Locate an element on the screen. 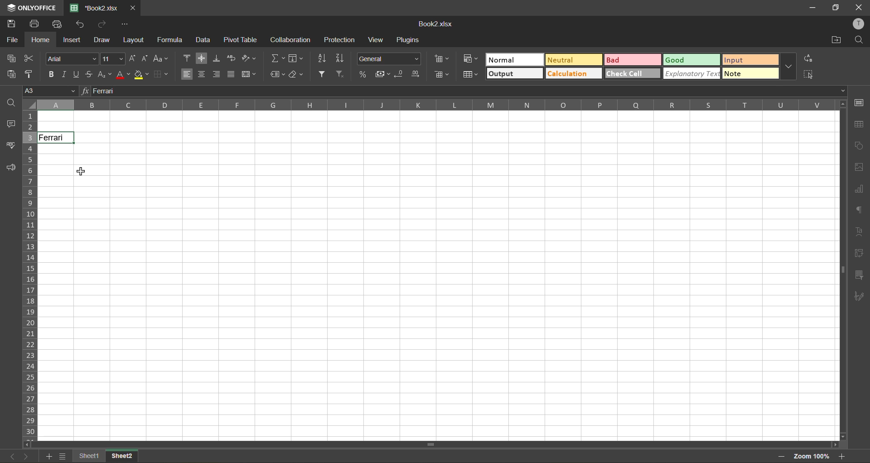 The width and height of the screenshot is (870, 463). good is located at coordinates (692, 60).